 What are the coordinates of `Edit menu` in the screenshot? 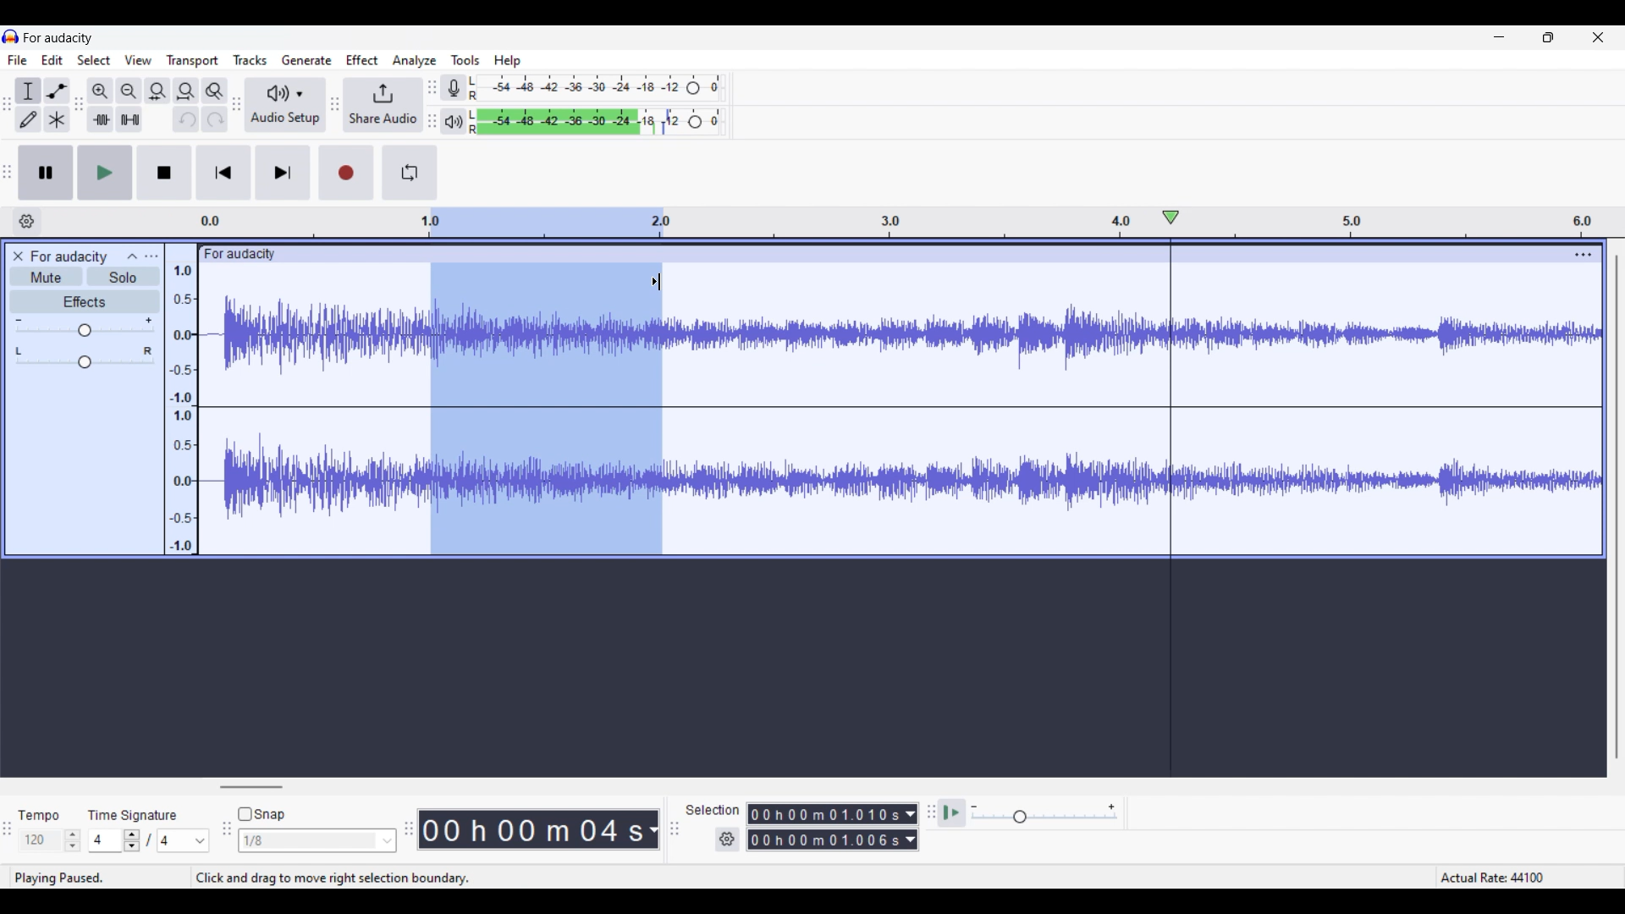 It's located at (52, 60).